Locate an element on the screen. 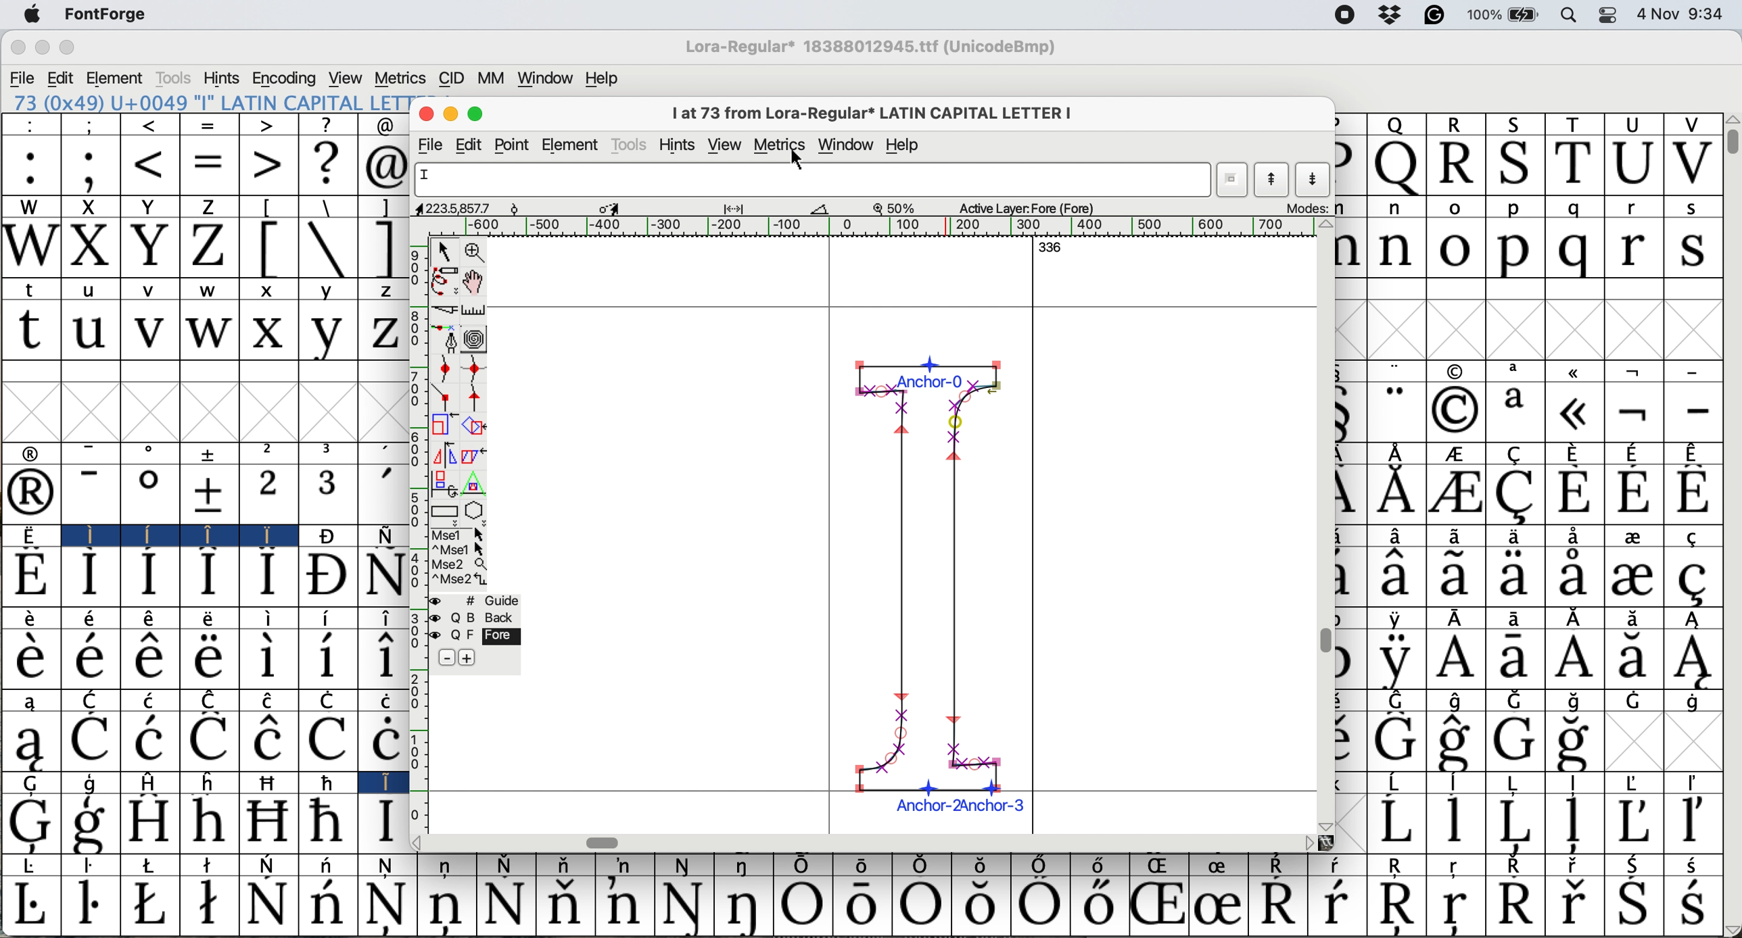 The height and width of the screenshot is (938, 1742). Z is located at coordinates (210, 248).